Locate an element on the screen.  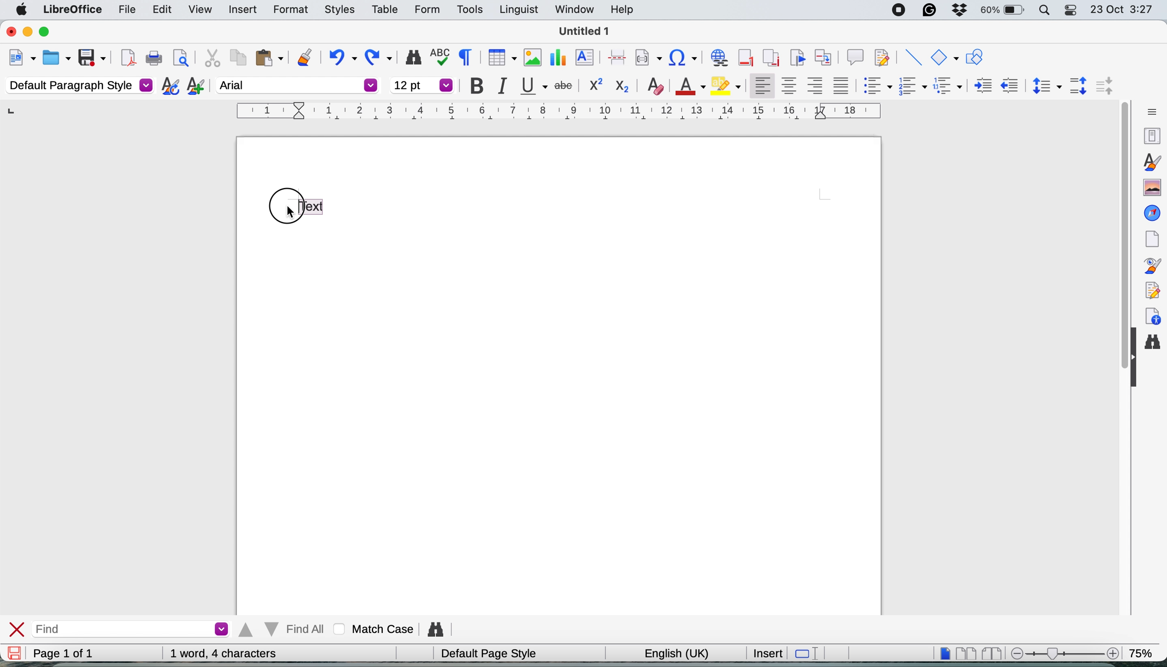
save is located at coordinates (15, 653).